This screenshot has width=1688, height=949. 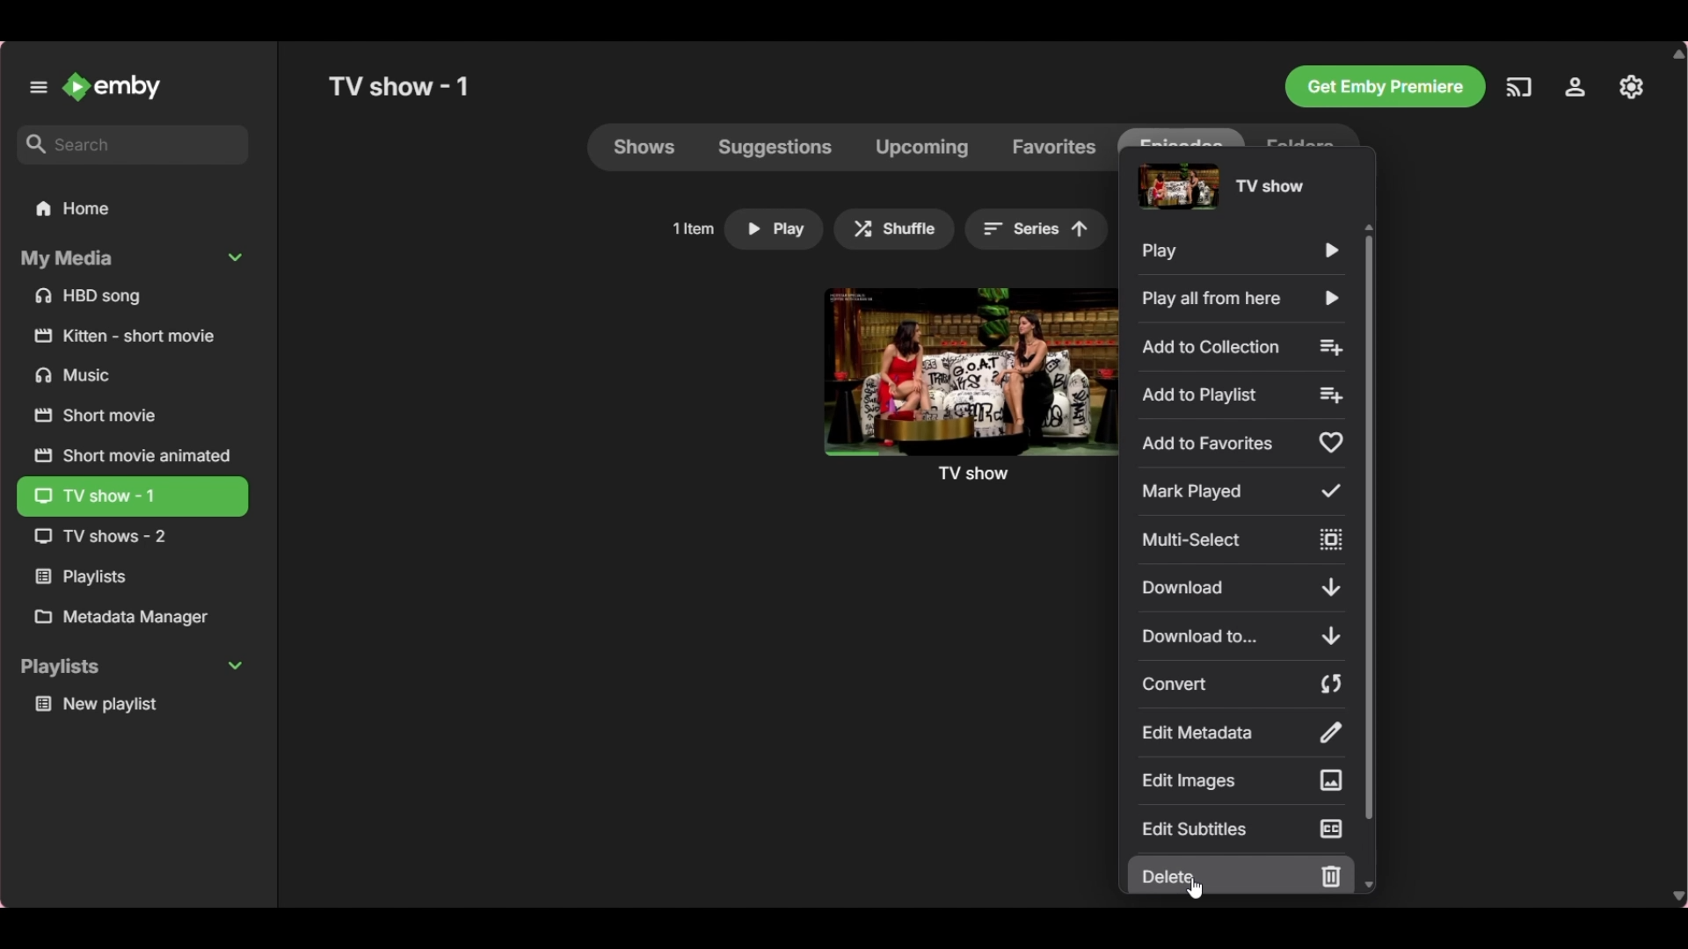 I want to click on TV show, so click(x=128, y=537).